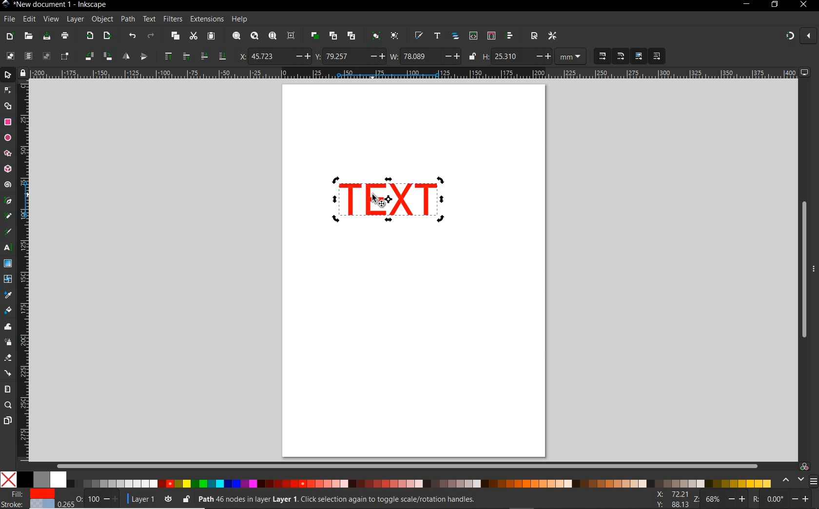 This screenshot has height=509, width=819. What do you see at coordinates (9, 37) in the screenshot?
I see `NEW` at bounding box center [9, 37].